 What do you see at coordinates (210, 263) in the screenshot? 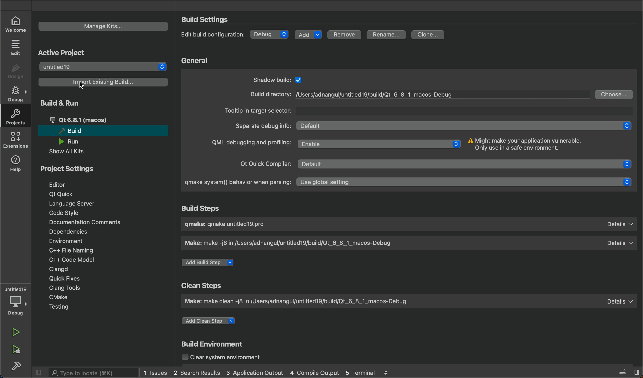
I see `add build step` at bounding box center [210, 263].